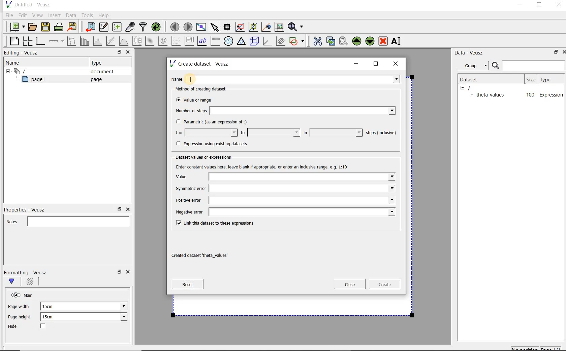 This screenshot has height=351, width=566. I want to click on remove the selected widget, so click(383, 41).